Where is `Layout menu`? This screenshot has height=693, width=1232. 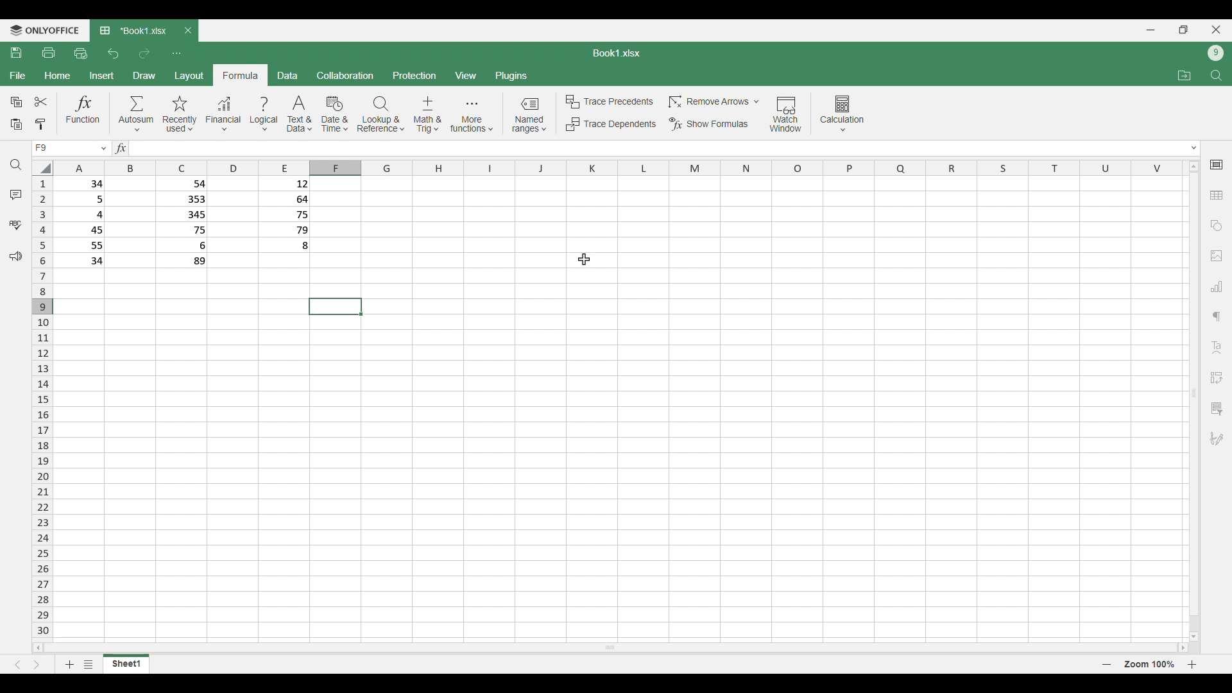 Layout menu is located at coordinates (189, 75).